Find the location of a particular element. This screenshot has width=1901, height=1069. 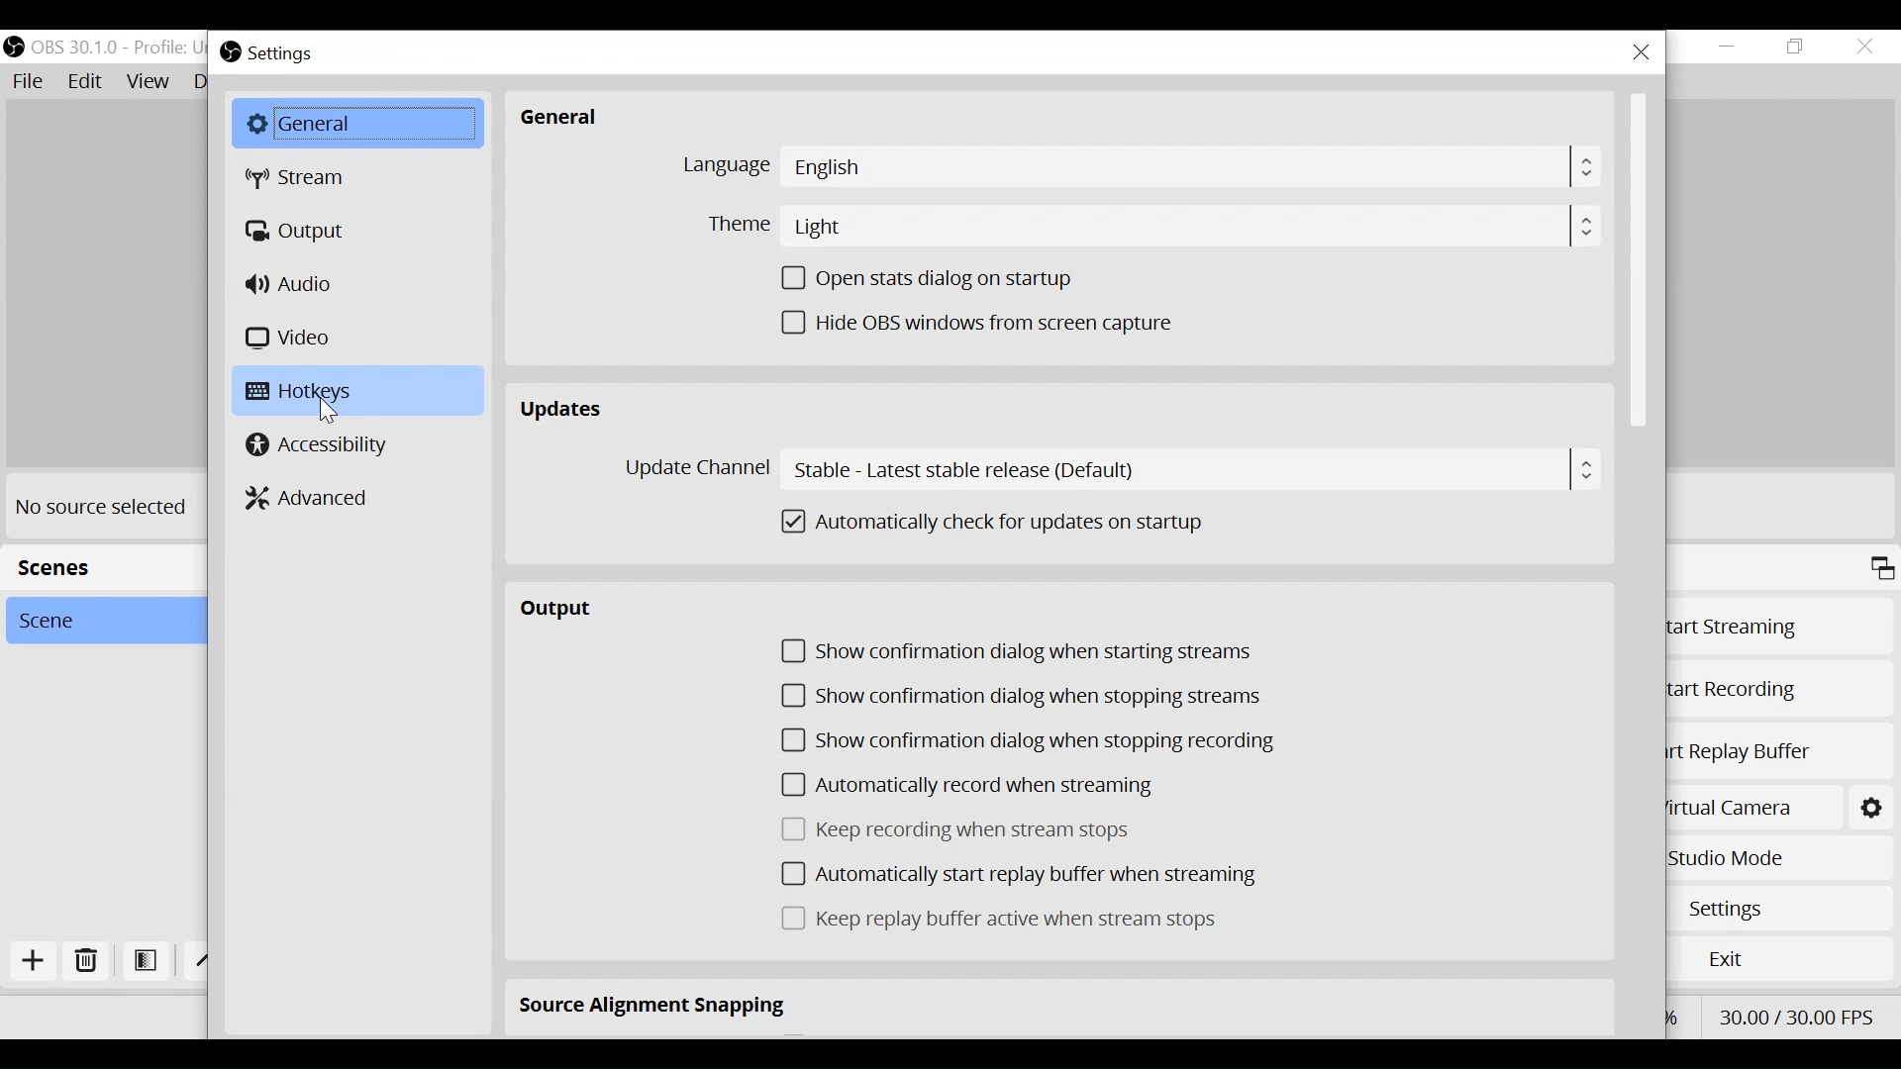

Audio is located at coordinates (294, 283).